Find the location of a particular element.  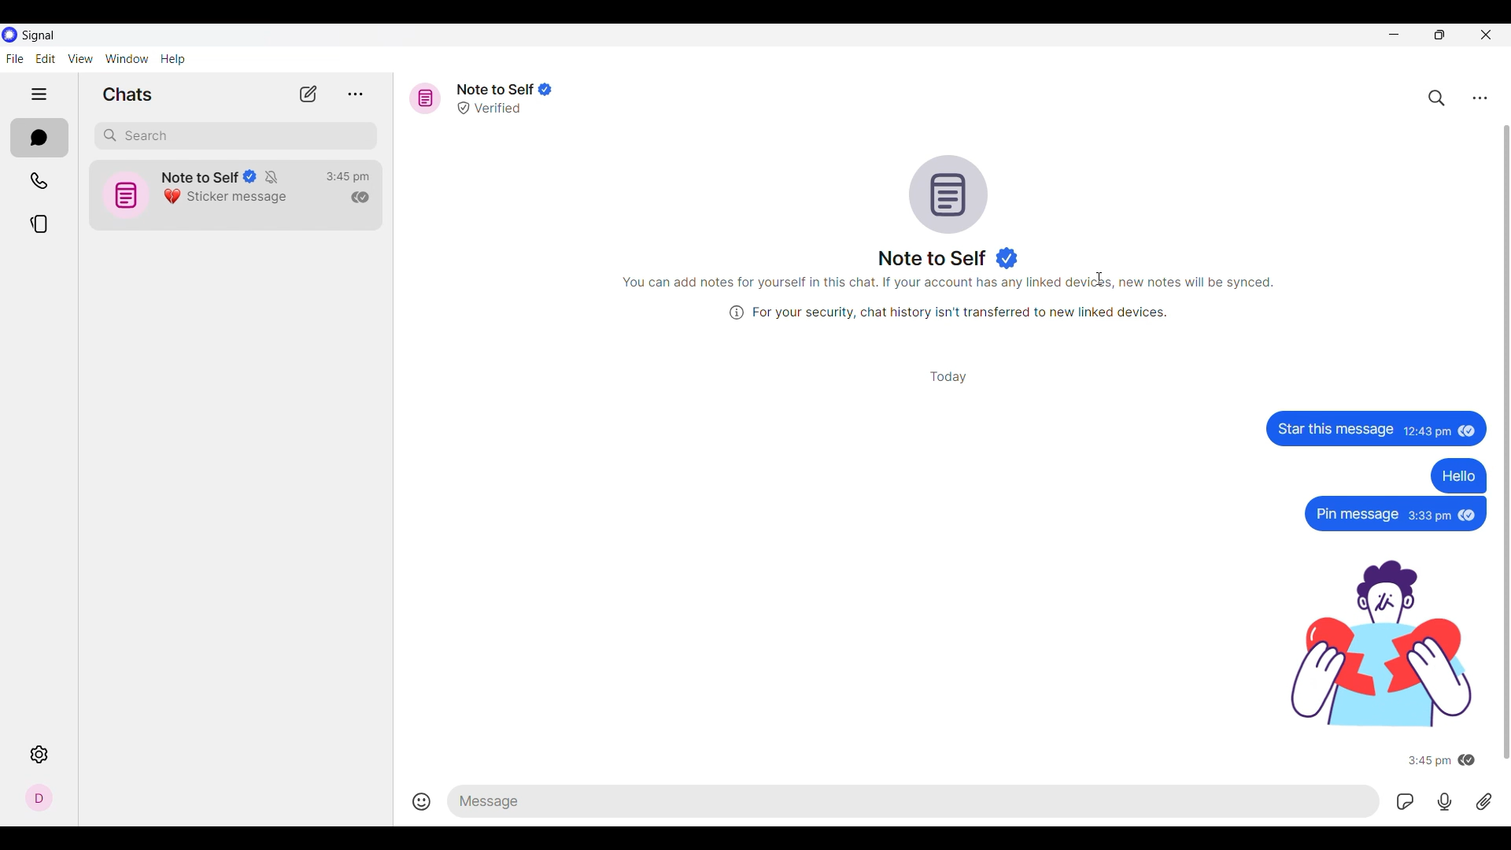

Message icon is located at coordinates (425, 98).